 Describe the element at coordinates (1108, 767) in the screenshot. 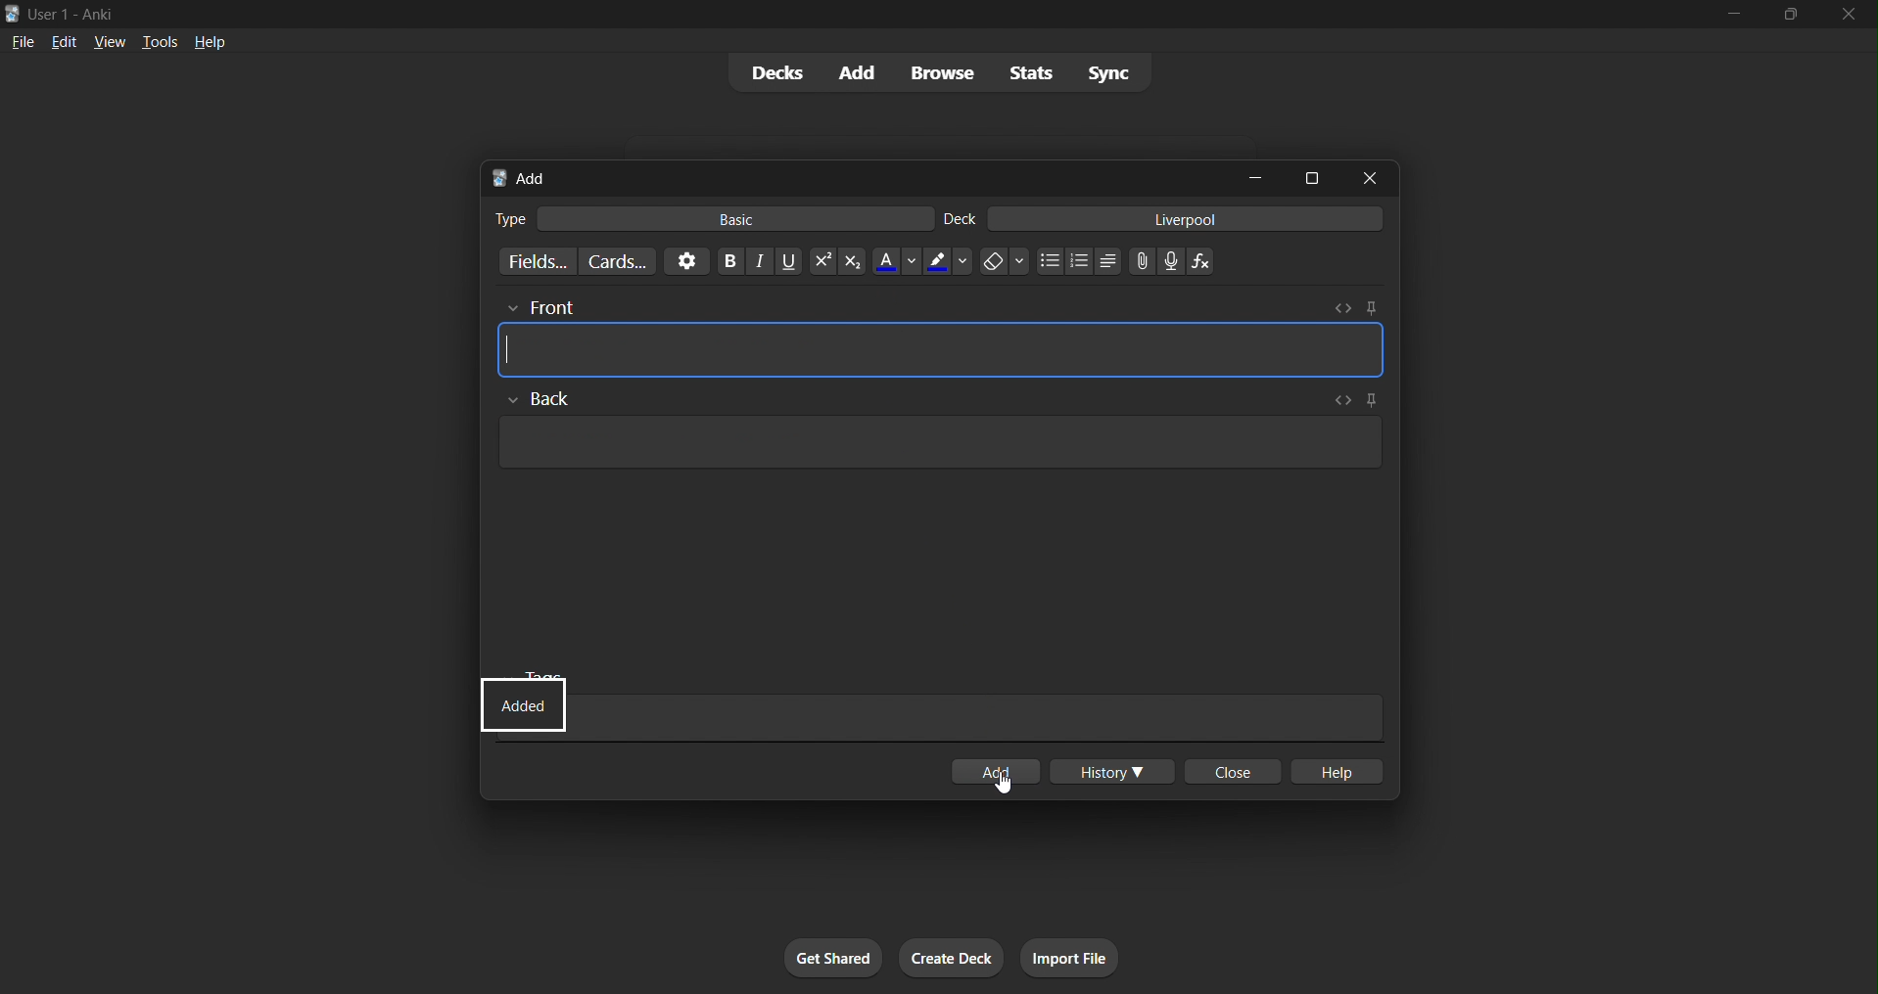

I see `history` at that location.